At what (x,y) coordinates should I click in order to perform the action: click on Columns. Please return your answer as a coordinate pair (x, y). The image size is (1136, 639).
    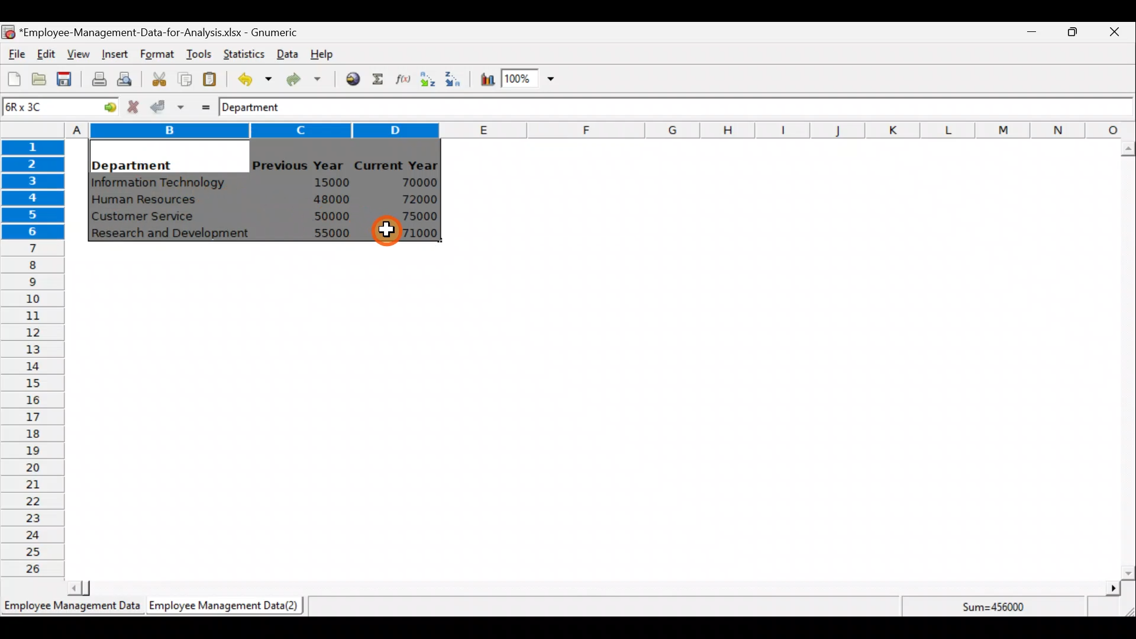
    Looking at the image, I should click on (600, 129).